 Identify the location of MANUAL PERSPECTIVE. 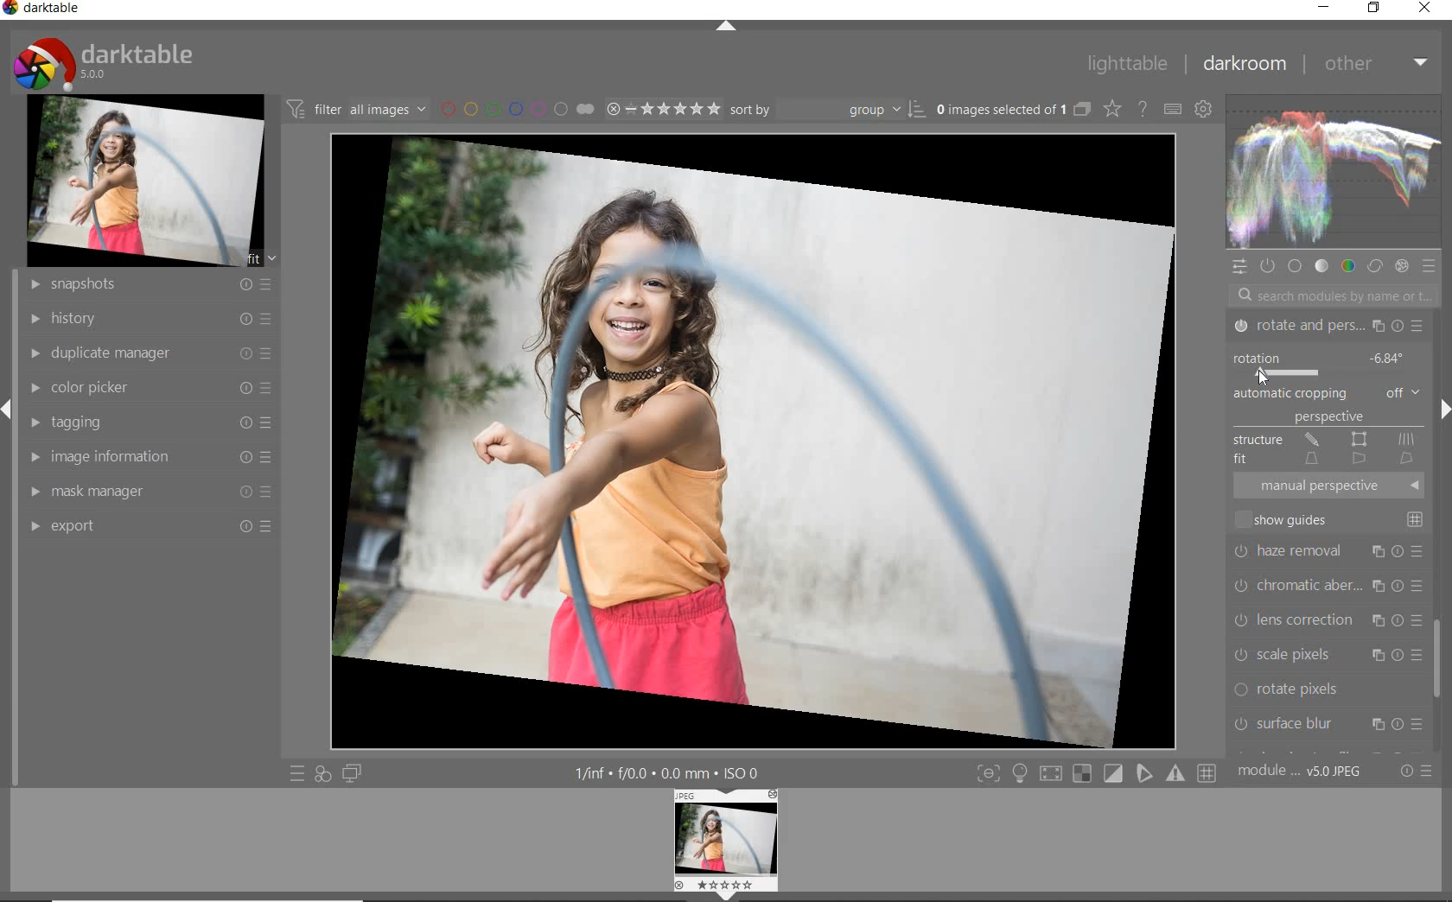
(1332, 485).